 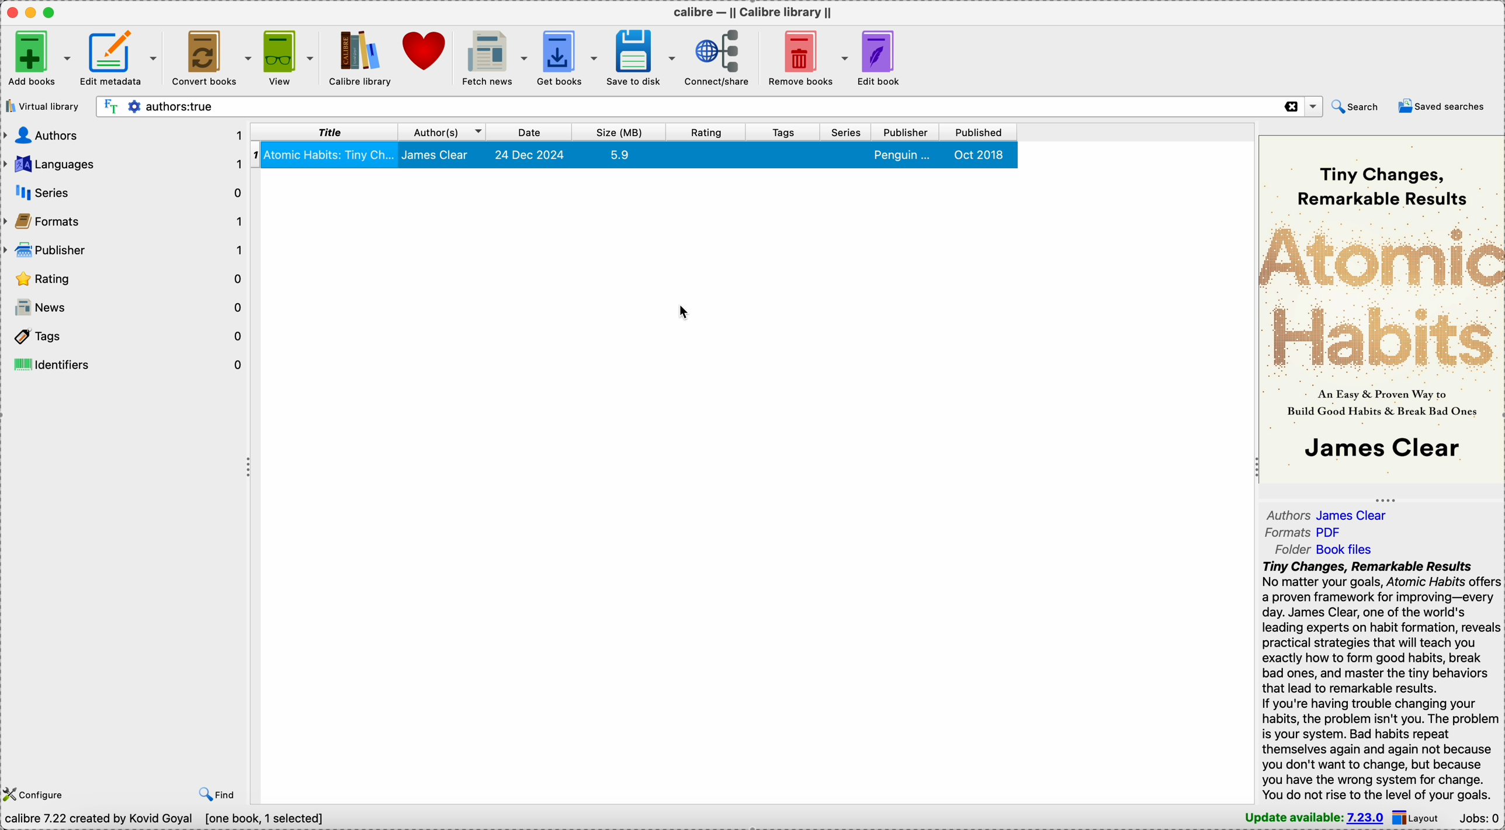 What do you see at coordinates (425, 51) in the screenshot?
I see `donate` at bounding box center [425, 51].